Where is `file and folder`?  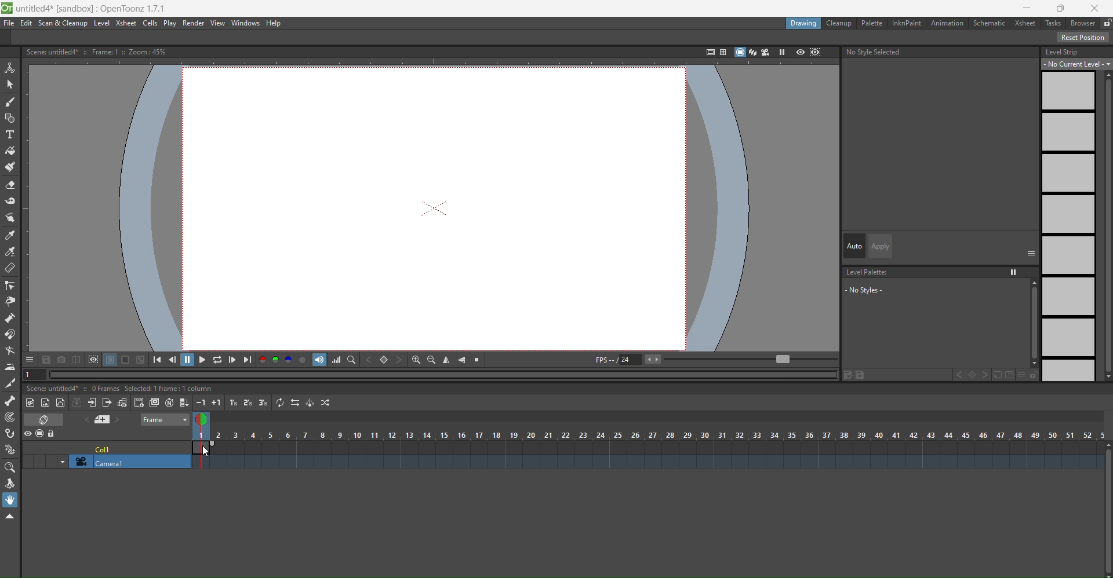
file and folder is located at coordinates (1003, 375).